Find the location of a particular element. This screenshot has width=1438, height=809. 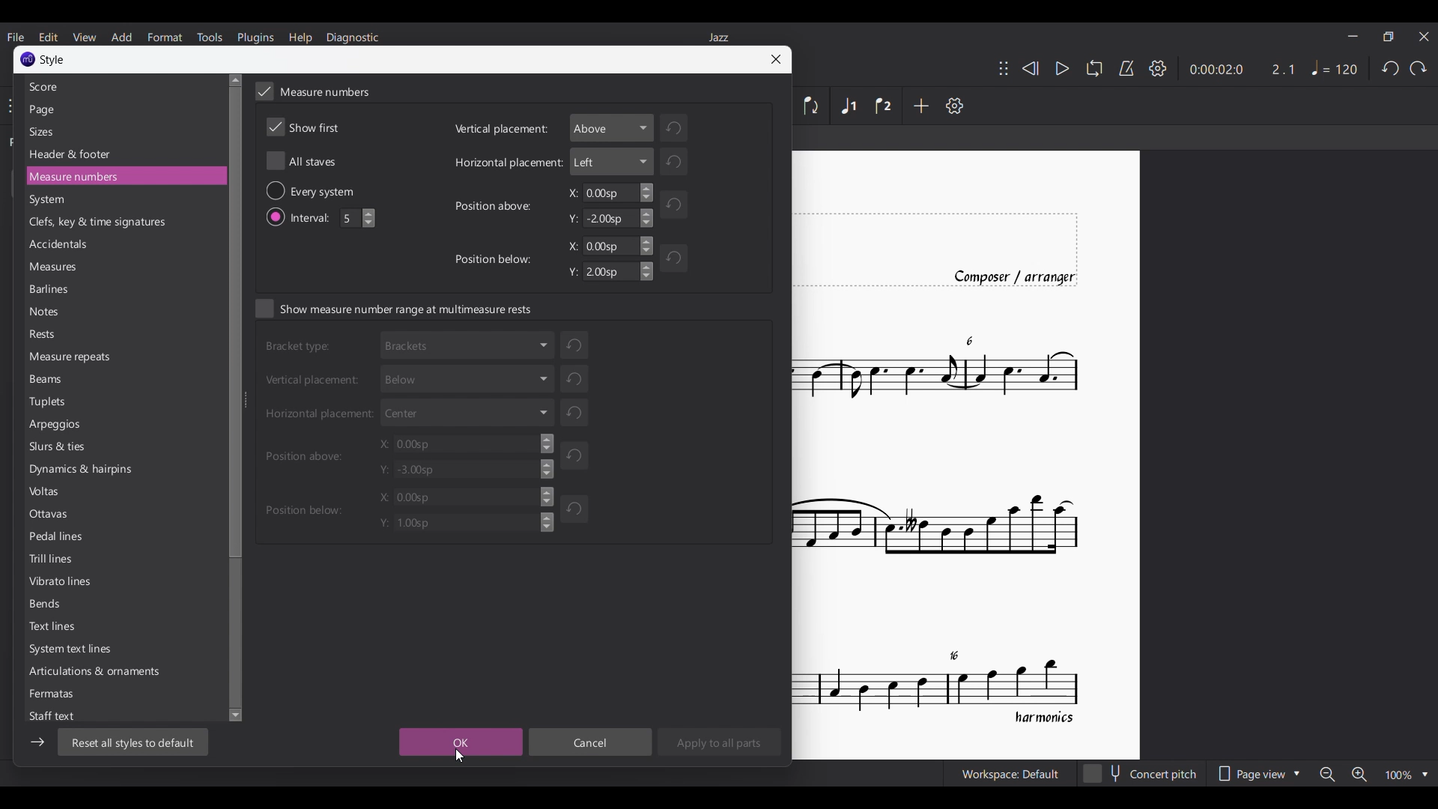

Below is located at coordinates (465, 377).